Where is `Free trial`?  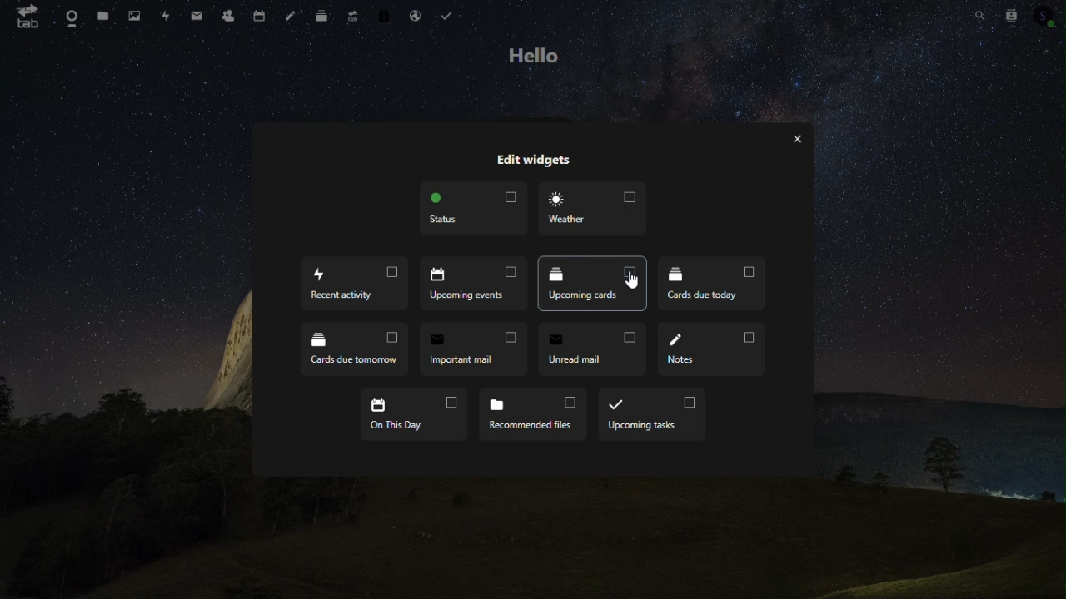
Free trial is located at coordinates (385, 13).